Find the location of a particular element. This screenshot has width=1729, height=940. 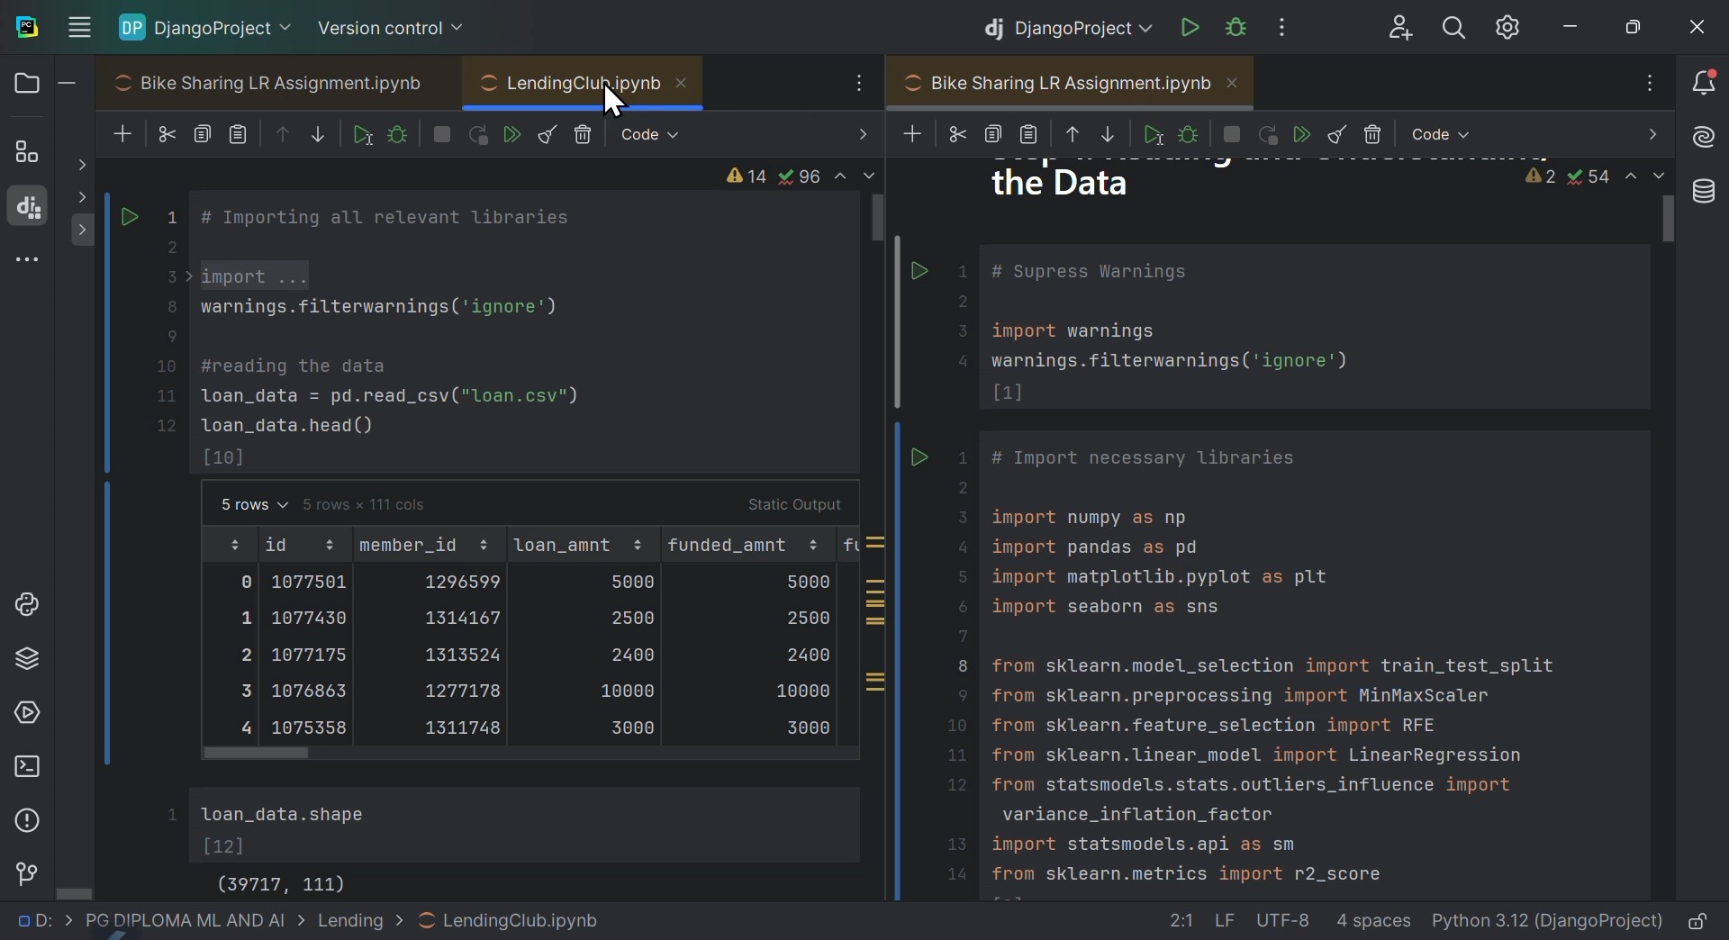

 is located at coordinates (1105, 133).